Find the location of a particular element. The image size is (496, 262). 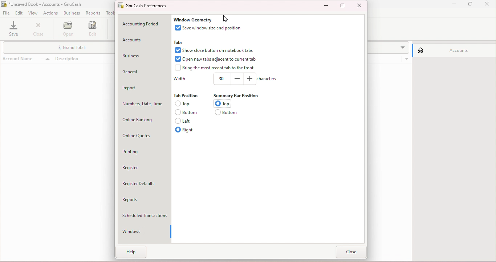

Minimize is located at coordinates (325, 6).